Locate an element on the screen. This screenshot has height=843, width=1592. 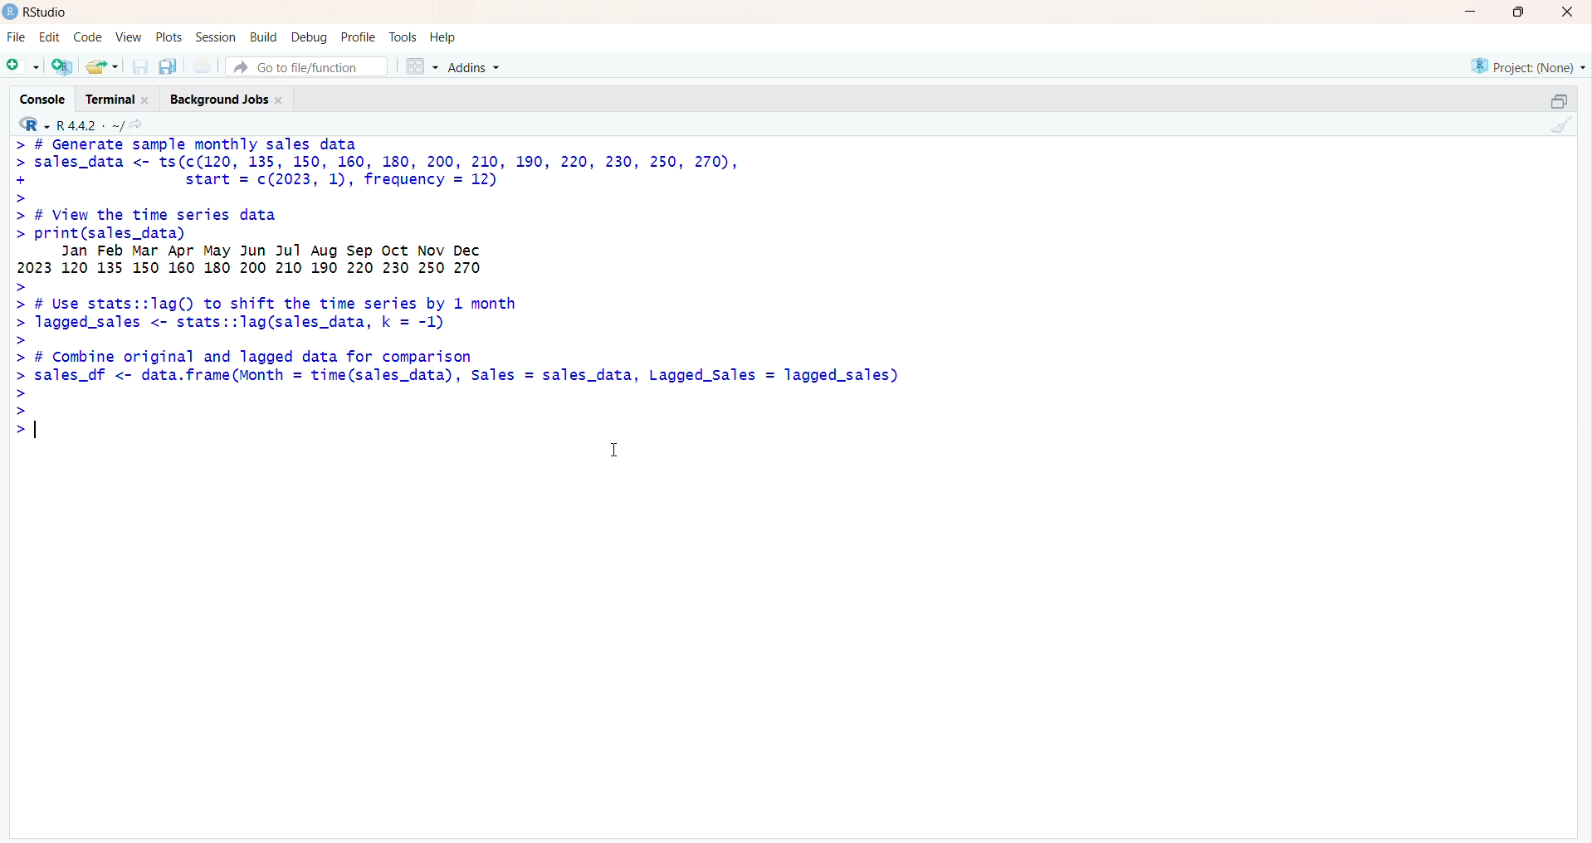
# Generate sample monthly sales data sales_data <- ts(c(120, 135, 150, 160, 180, 200, 210, 190, 220, 230, 250, 270),start = c(2023, 1), frequency = 12) is located at coordinates (406, 169).